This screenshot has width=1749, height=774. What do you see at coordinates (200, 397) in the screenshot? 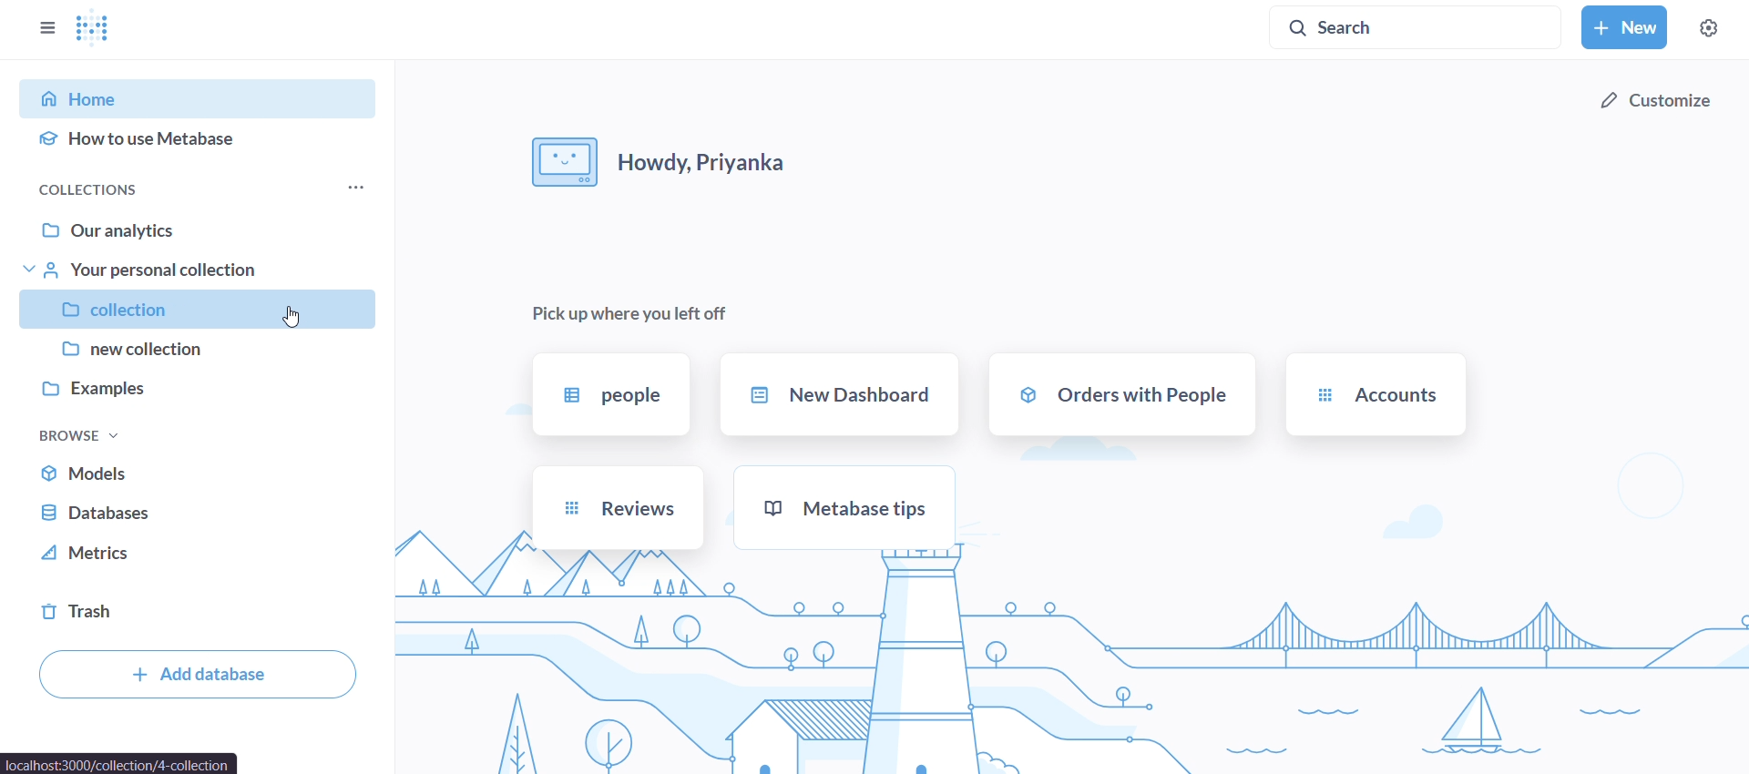
I see `examples` at bounding box center [200, 397].